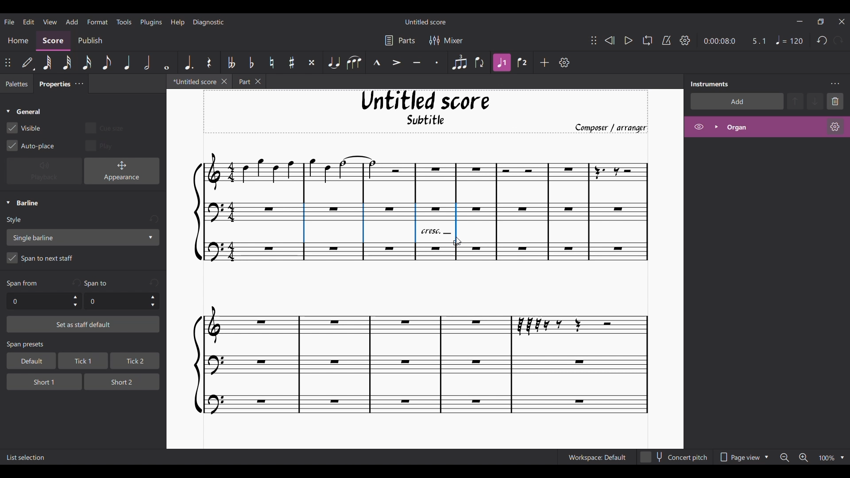  Describe the element at coordinates (68, 63) in the screenshot. I see `32nd note` at that location.